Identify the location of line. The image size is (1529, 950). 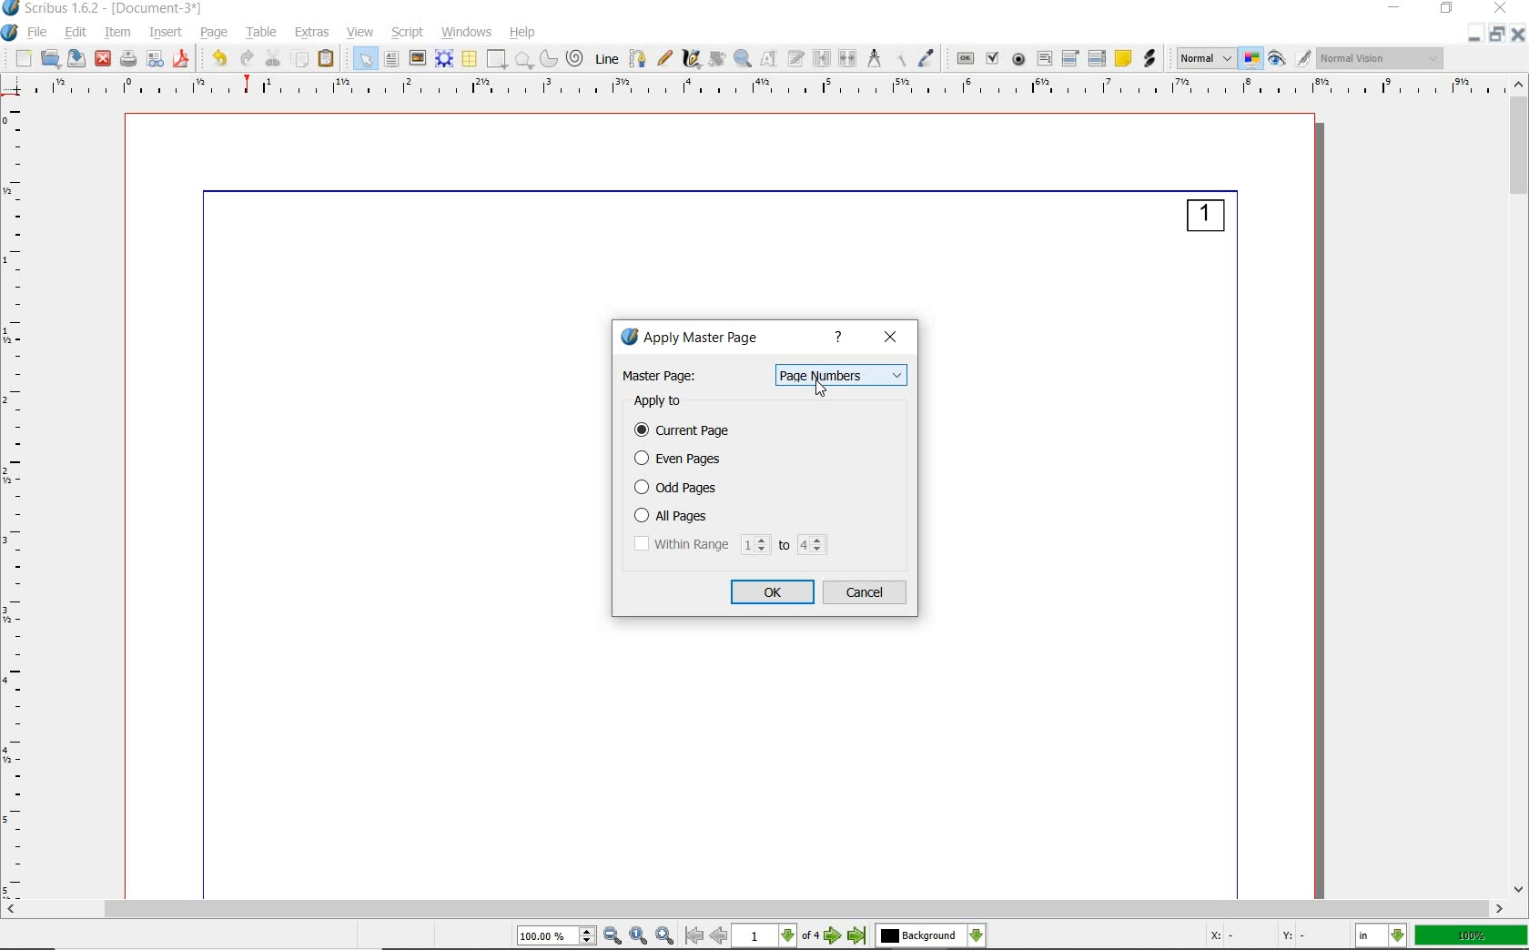
(606, 59).